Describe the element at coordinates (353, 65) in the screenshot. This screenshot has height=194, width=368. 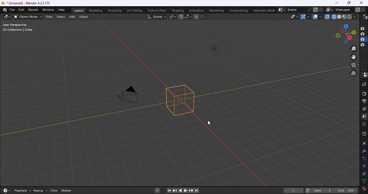
I see `toggle the camera view` at that location.